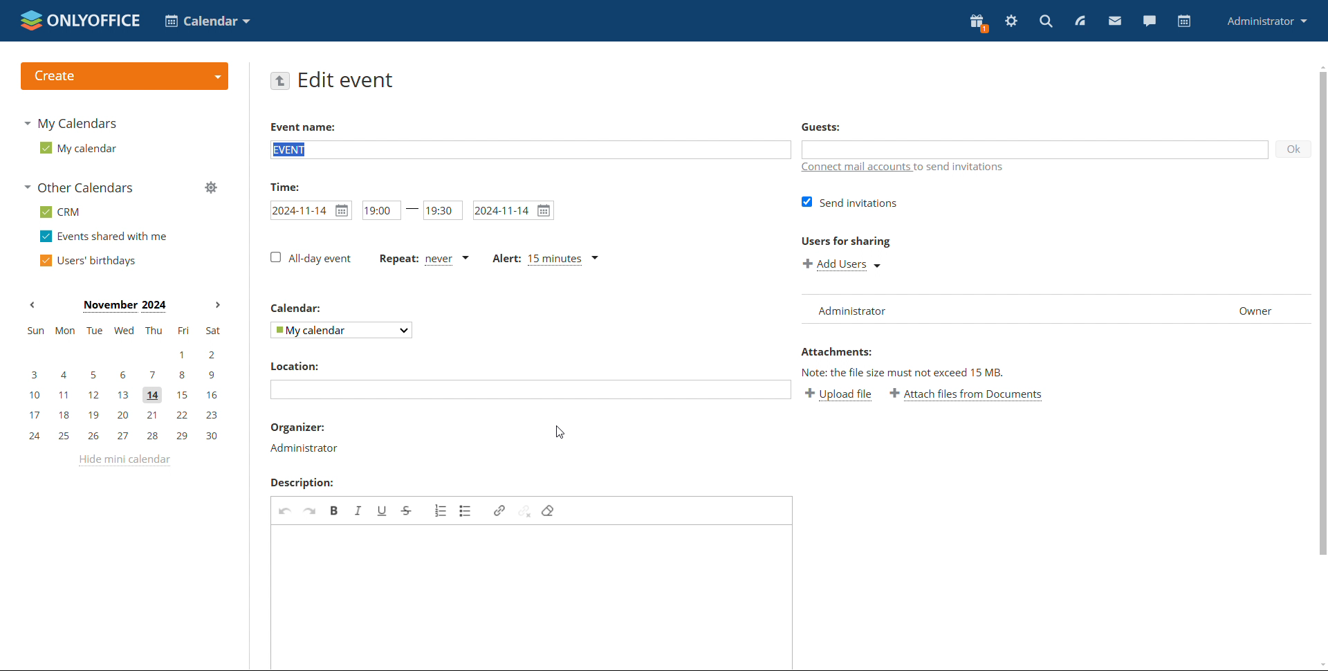  What do you see at coordinates (563, 434) in the screenshot?
I see `cursor` at bounding box center [563, 434].